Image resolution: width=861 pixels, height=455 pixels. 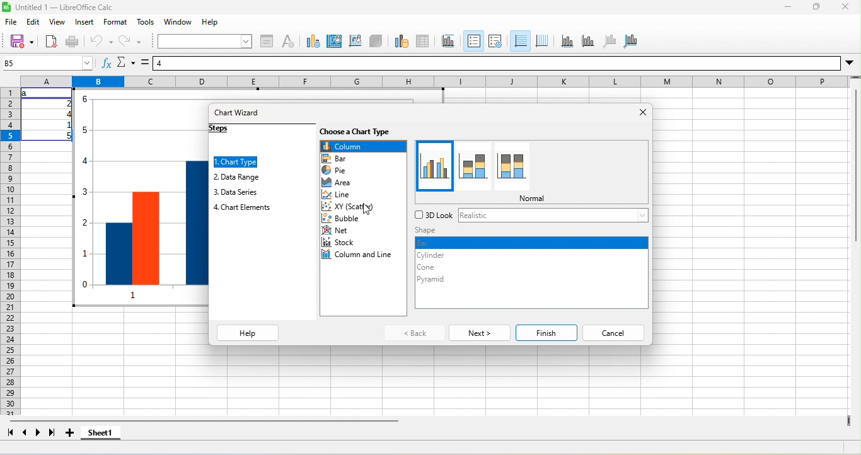 What do you see at coordinates (51, 42) in the screenshot?
I see `export directly as pdf` at bounding box center [51, 42].